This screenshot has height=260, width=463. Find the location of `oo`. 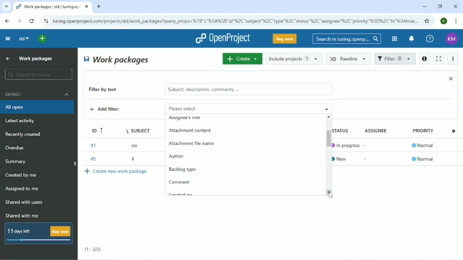

oo is located at coordinates (137, 145).